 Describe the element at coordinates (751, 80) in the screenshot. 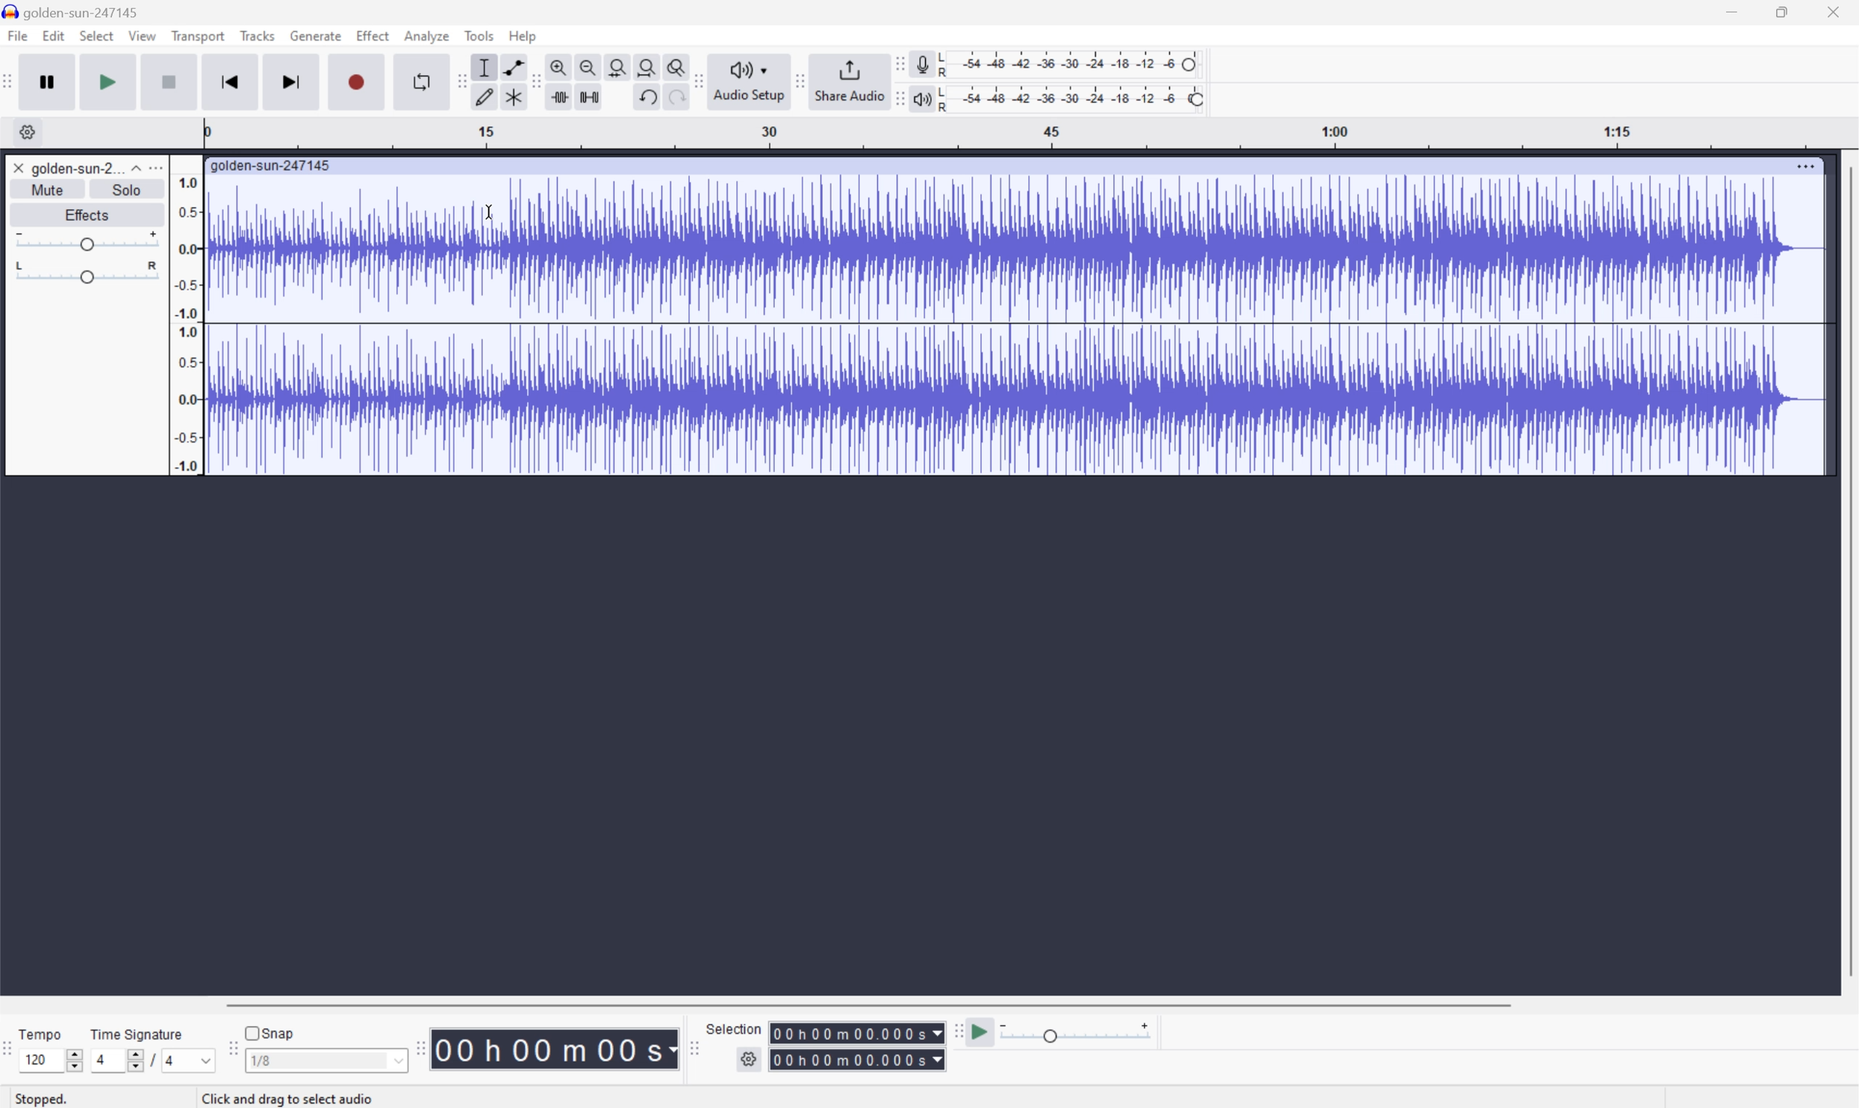

I see `Audio setup` at that location.